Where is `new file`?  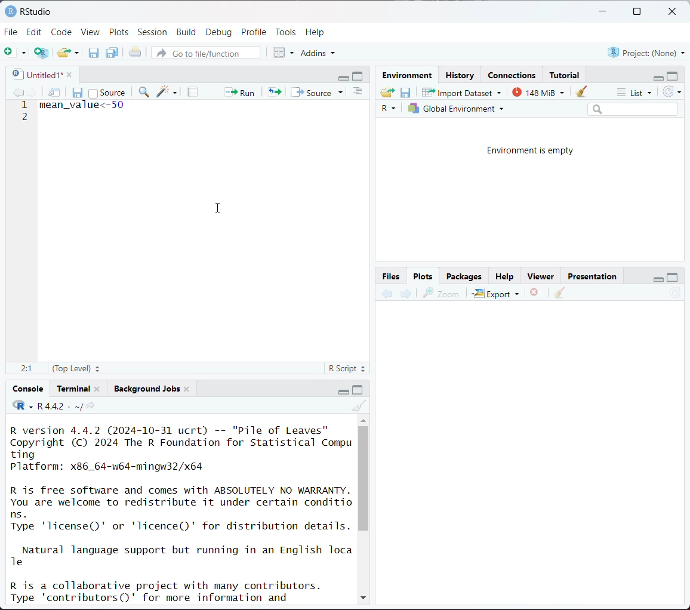 new file is located at coordinates (15, 53).